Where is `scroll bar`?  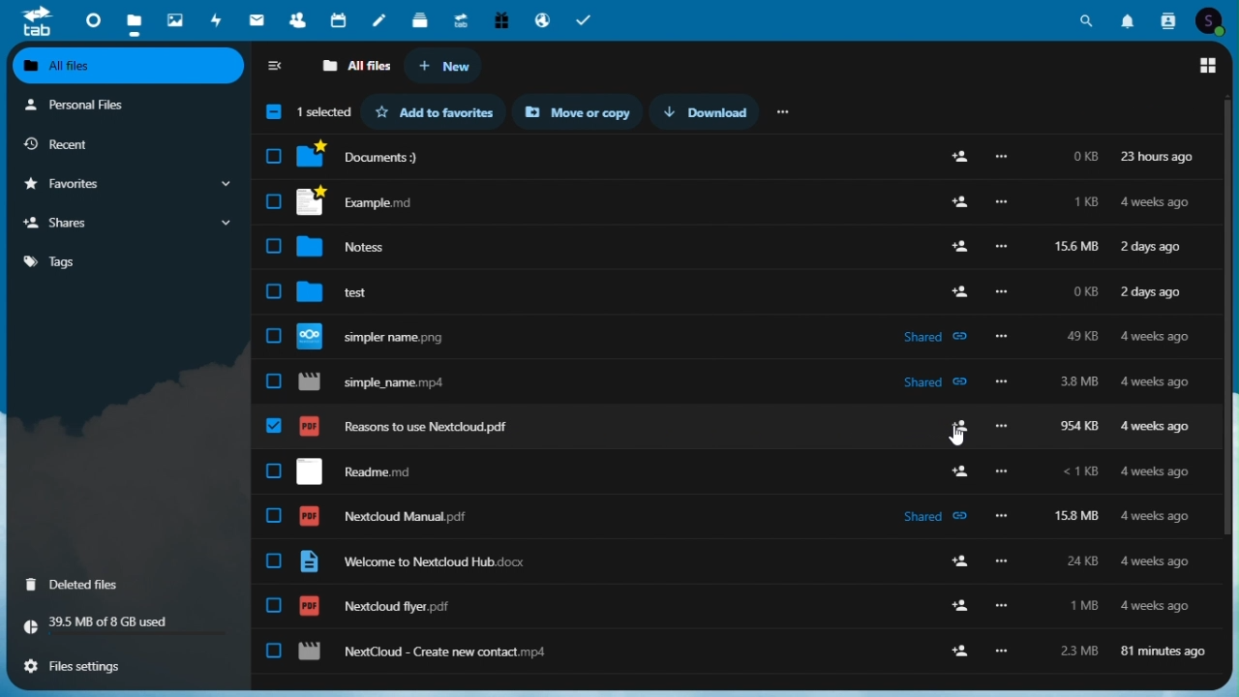
scroll bar is located at coordinates (1231, 317).